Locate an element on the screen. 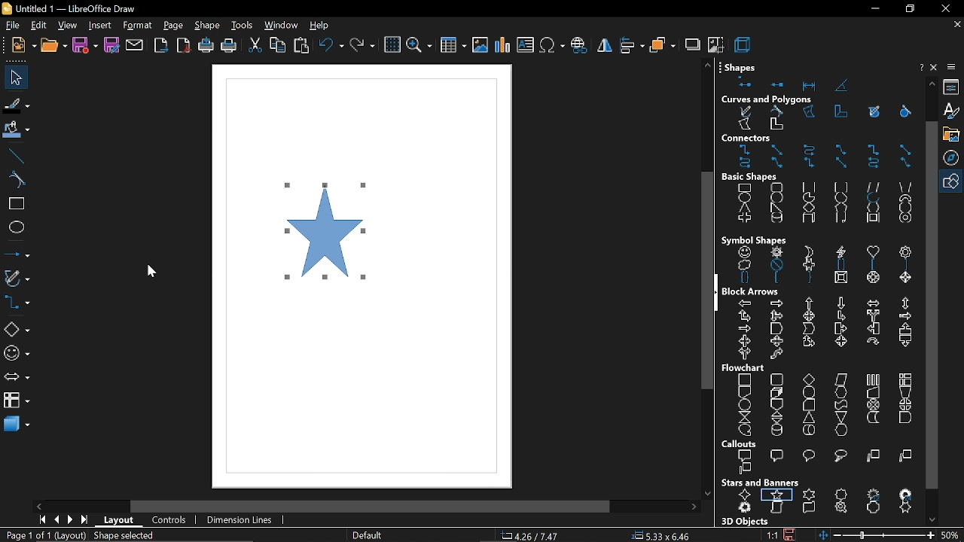  position is located at coordinates (661, 536).